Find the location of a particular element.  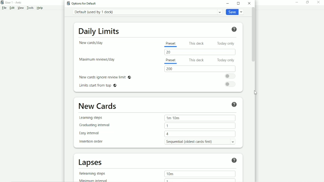

Restore down is located at coordinates (308, 2).